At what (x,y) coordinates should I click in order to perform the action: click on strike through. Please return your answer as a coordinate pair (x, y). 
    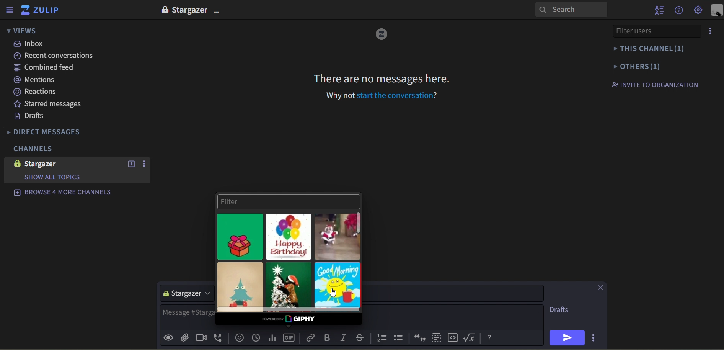
    Looking at the image, I should click on (359, 337).